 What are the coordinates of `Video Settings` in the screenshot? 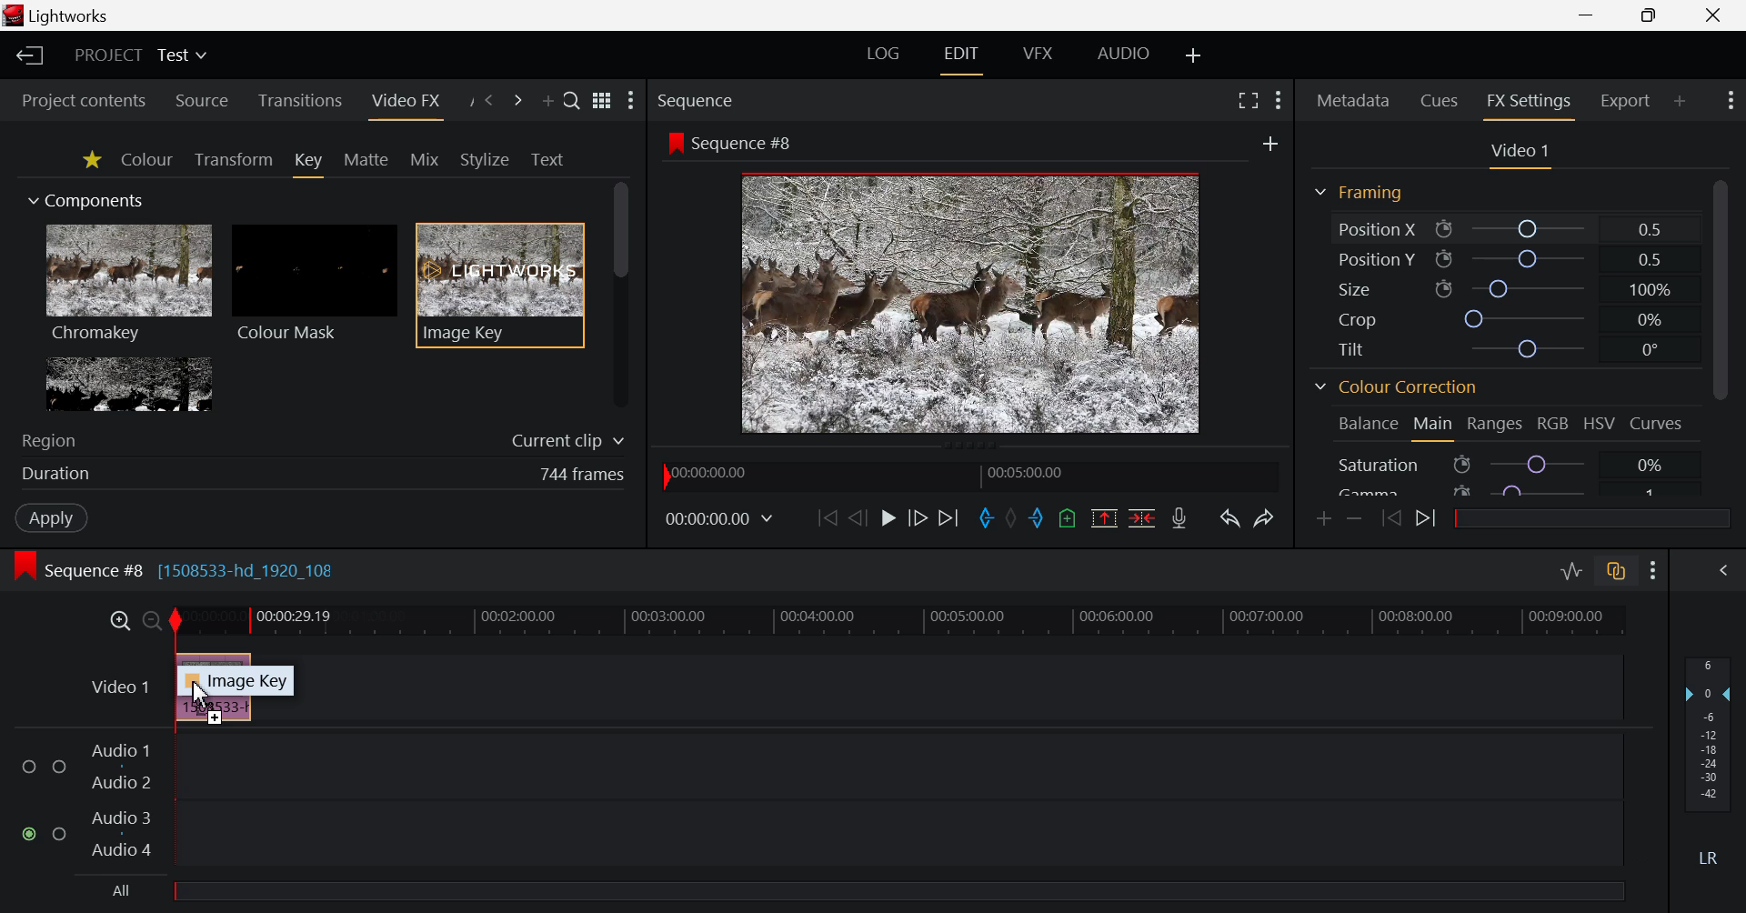 It's located at (1523, 155).